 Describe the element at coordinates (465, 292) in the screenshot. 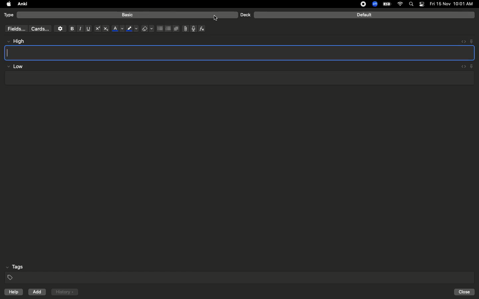

I see `Close` at that location.